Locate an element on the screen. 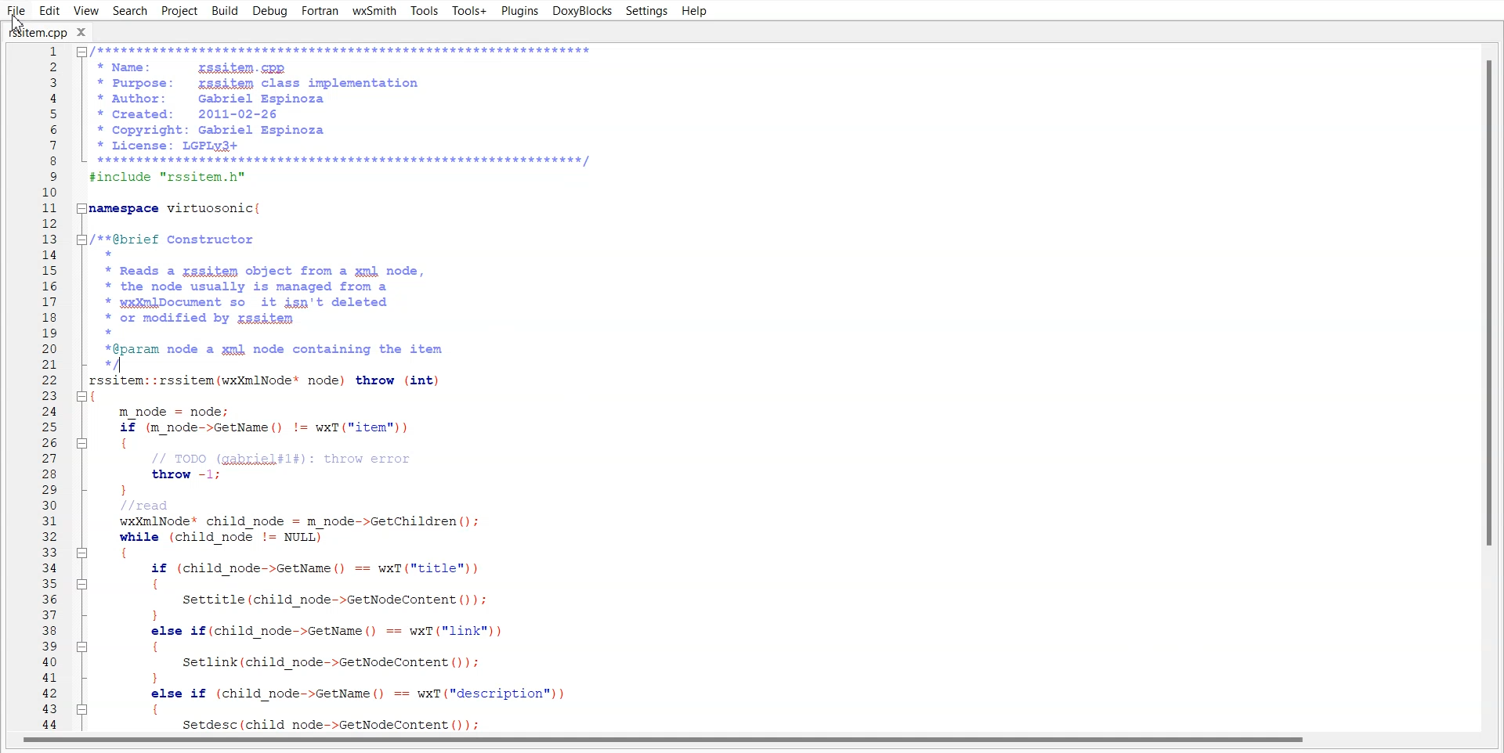 This screenshot has height=753, width=1504. Collapse is located at coordinates (82, 239).